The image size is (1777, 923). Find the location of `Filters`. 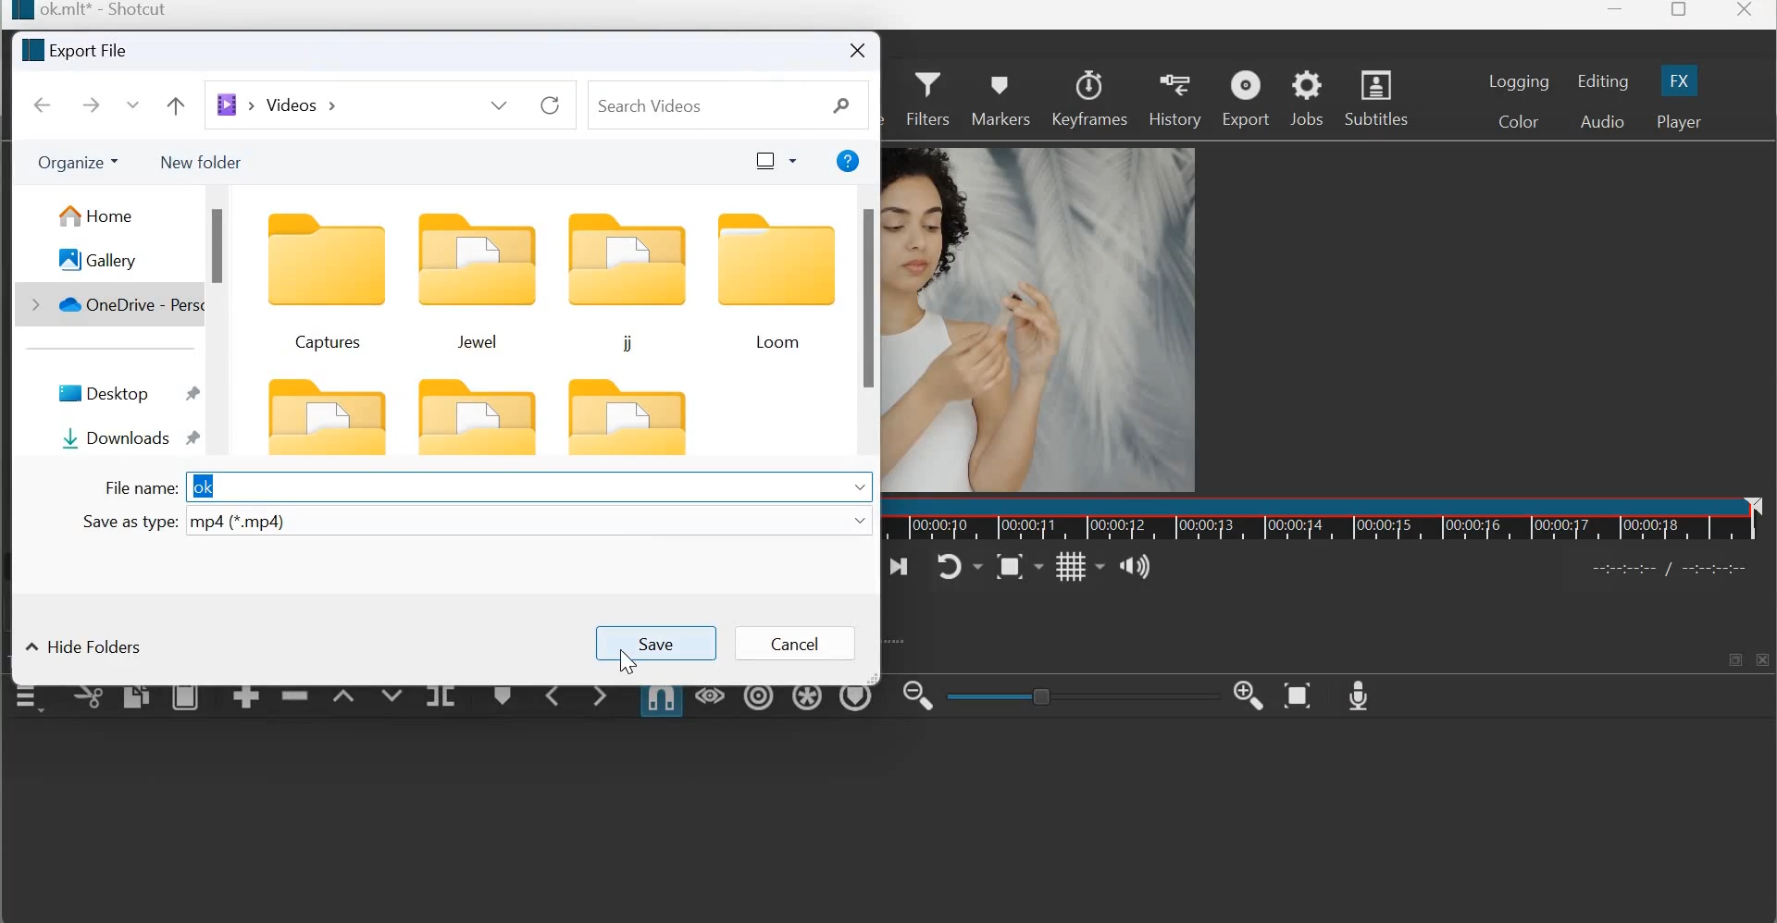

Filters is located at coordinates (928, 96).